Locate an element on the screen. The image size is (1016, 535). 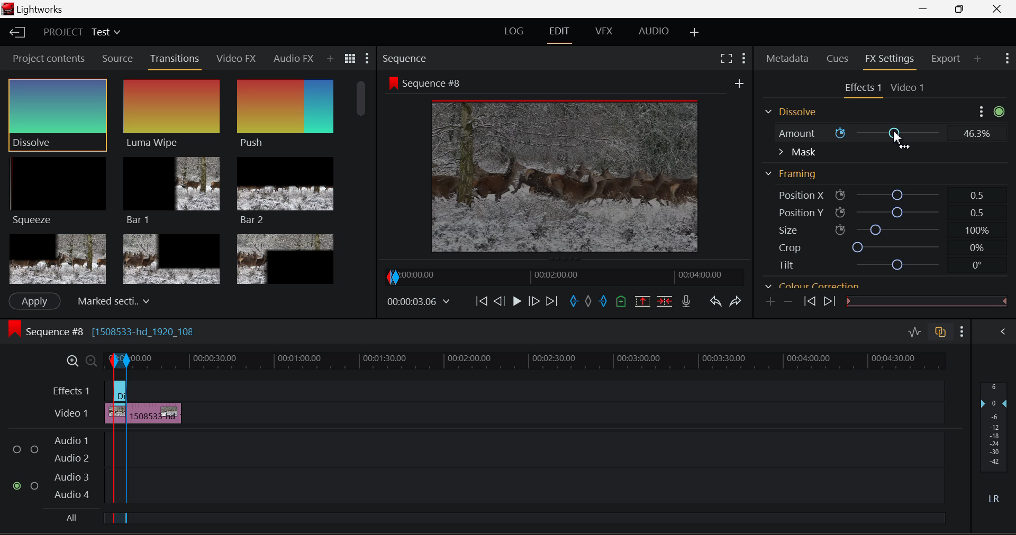
Project contents is located at coordinates (47, 58).